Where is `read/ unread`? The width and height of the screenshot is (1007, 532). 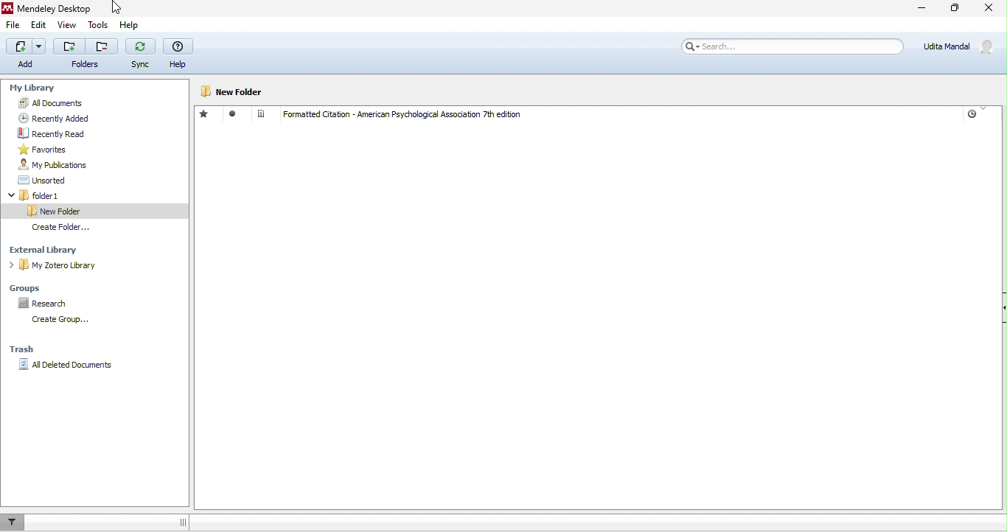 read/ unread is located at coordinates (234, 116).